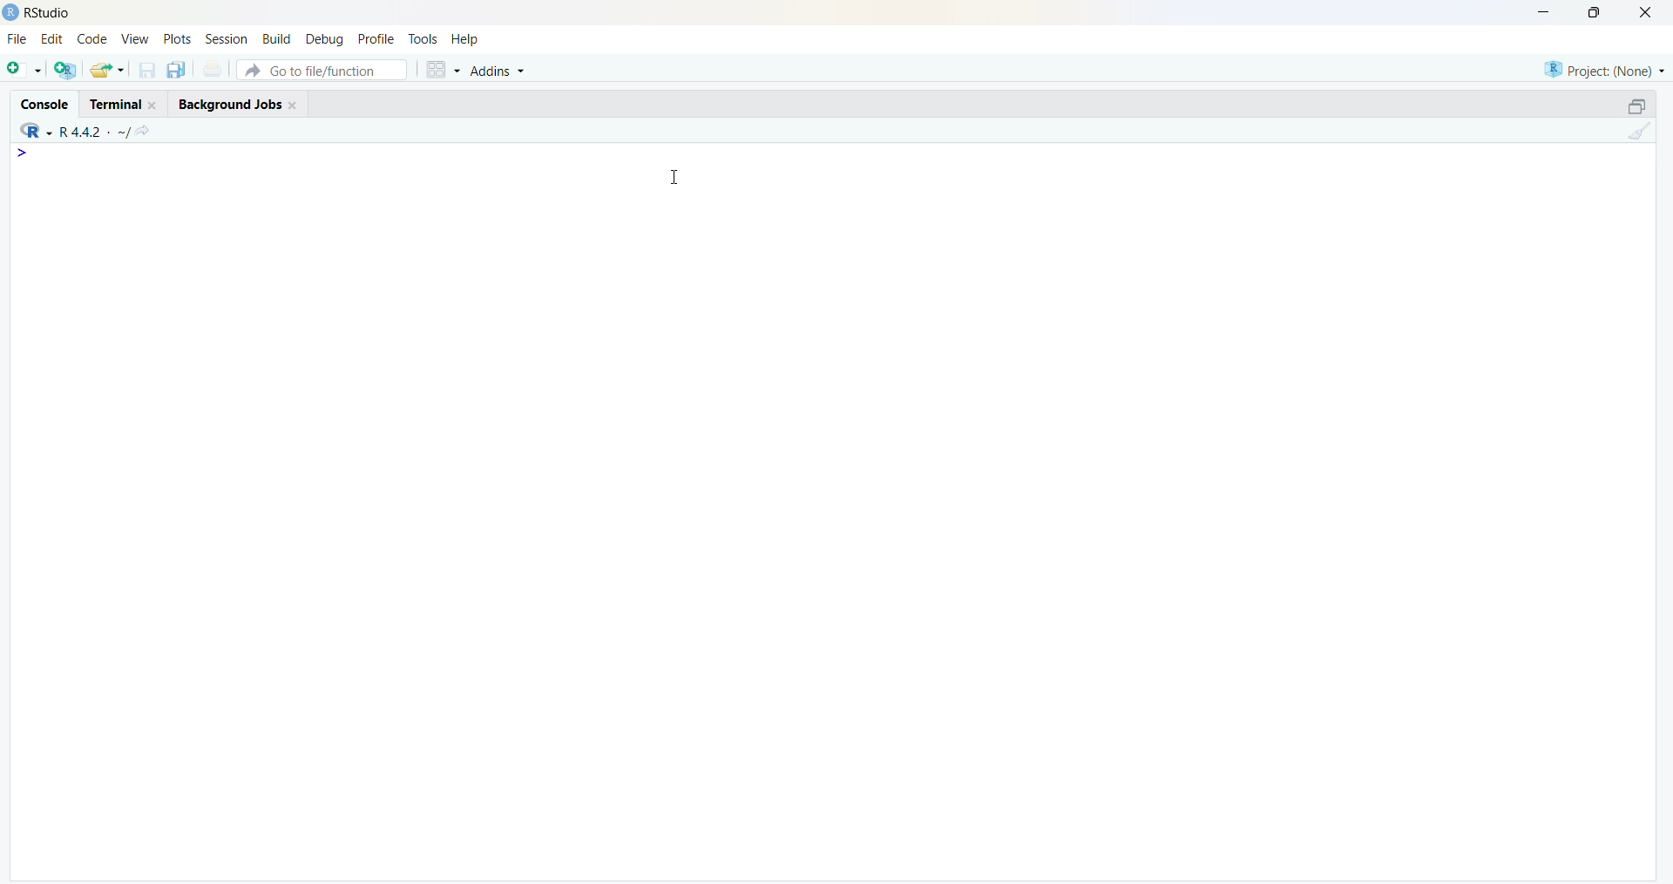  I want to click on >, so click(23, 154).